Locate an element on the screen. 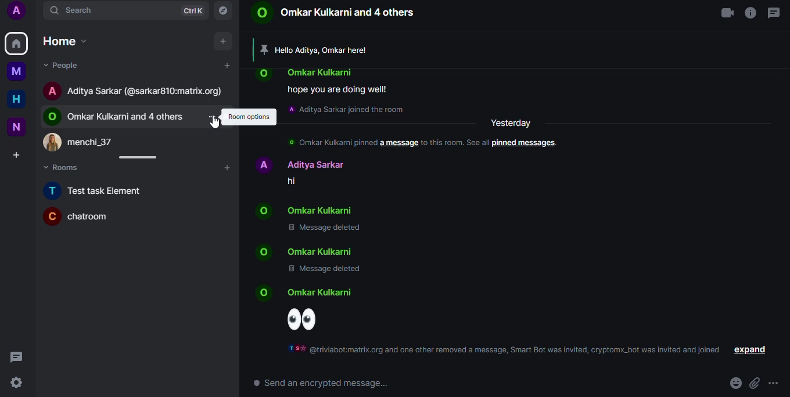 Image resolution: width=790 pixels, height=397 pixels. home is located at coordinates (16, 44).